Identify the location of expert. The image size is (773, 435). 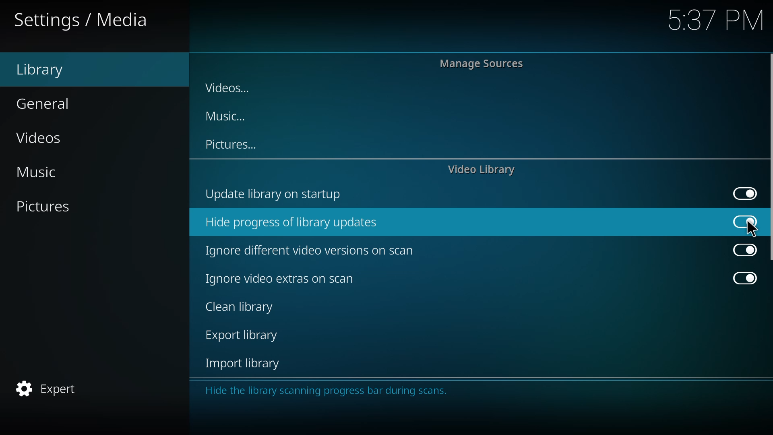
(50, 389).